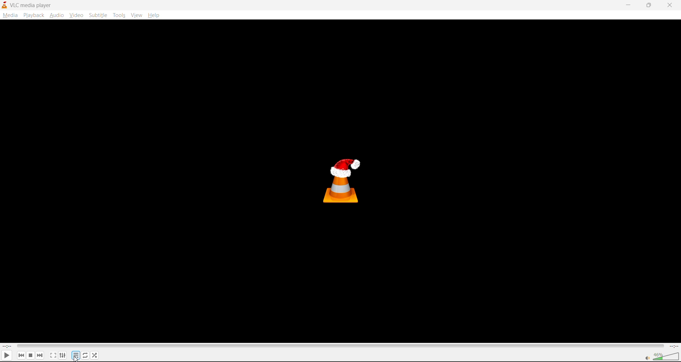 The height and width of the screenshot is (362, 681). I want to click on track and app name, so click(28, 5).